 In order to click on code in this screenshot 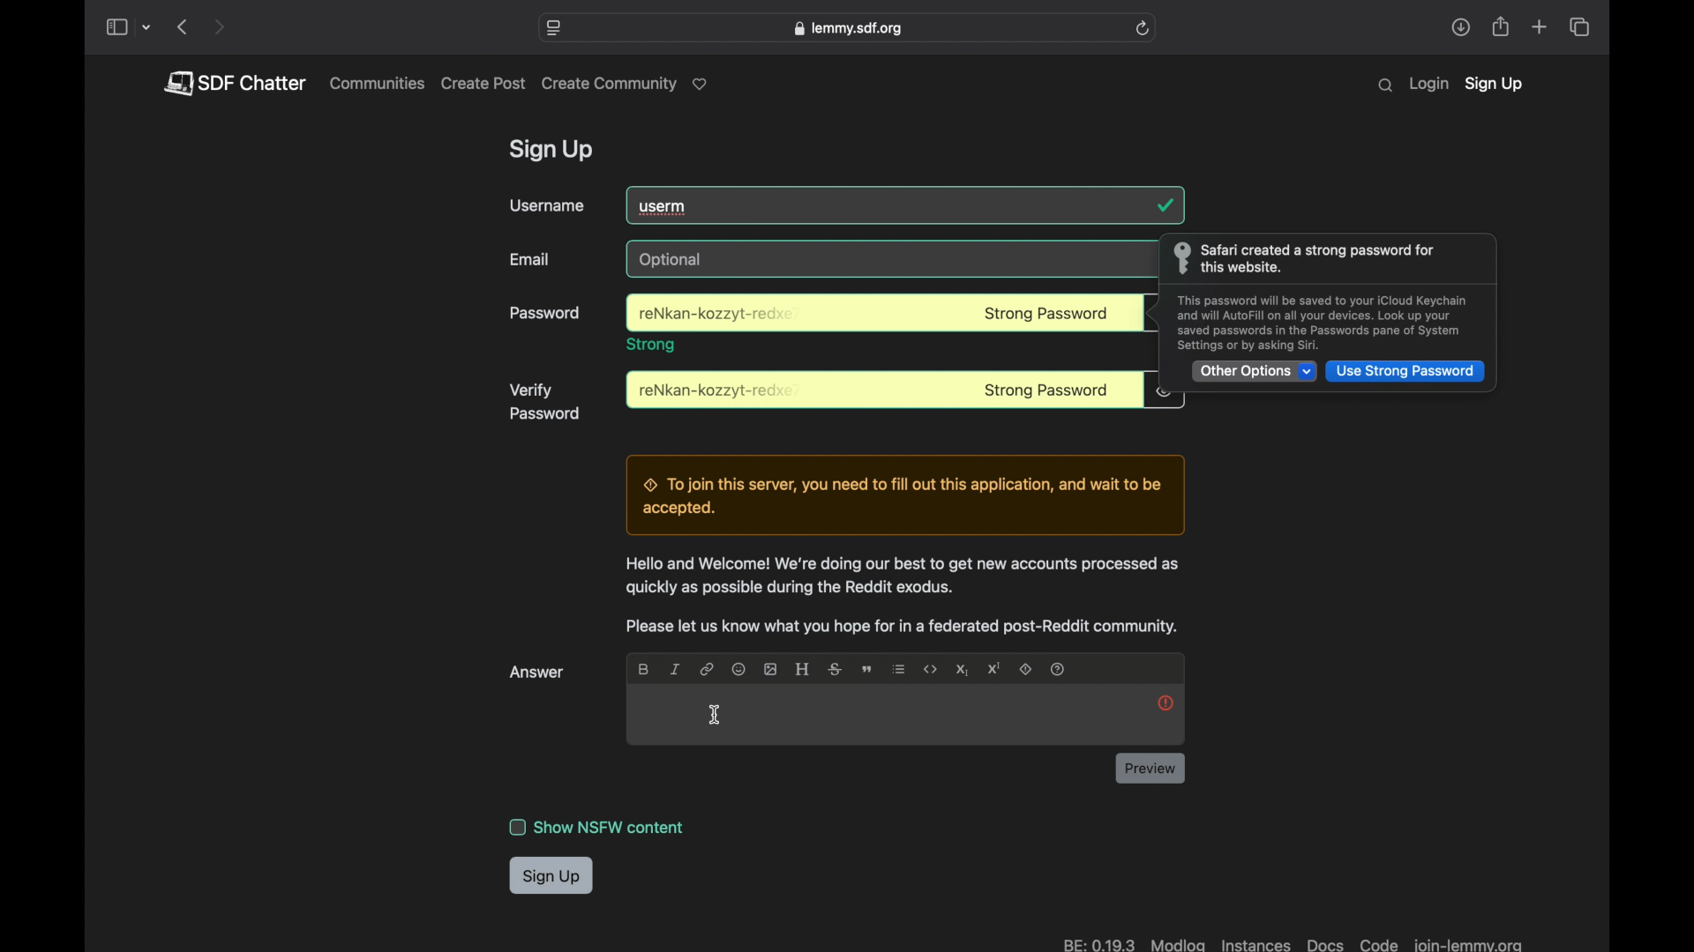, I will do `click(1378, 942)`.